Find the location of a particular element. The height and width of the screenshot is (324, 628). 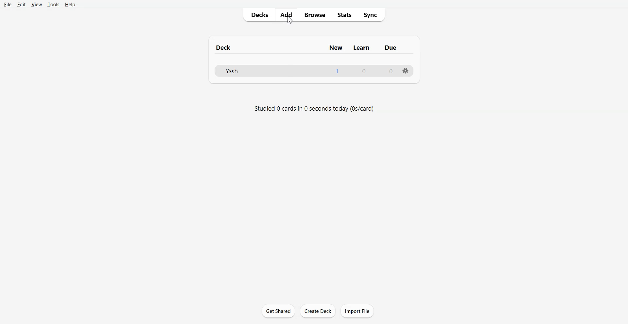

Edit is located at coordinates (22, 5).